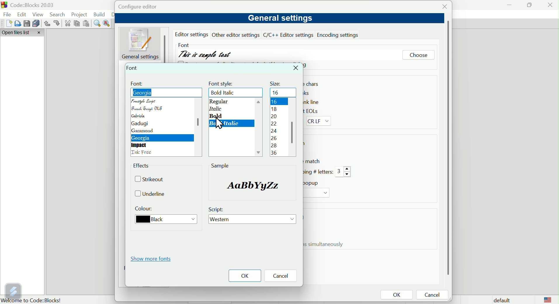  Describe the element at coordinates (293, 129) in the screenshot. I see `scroll bar` at that location.